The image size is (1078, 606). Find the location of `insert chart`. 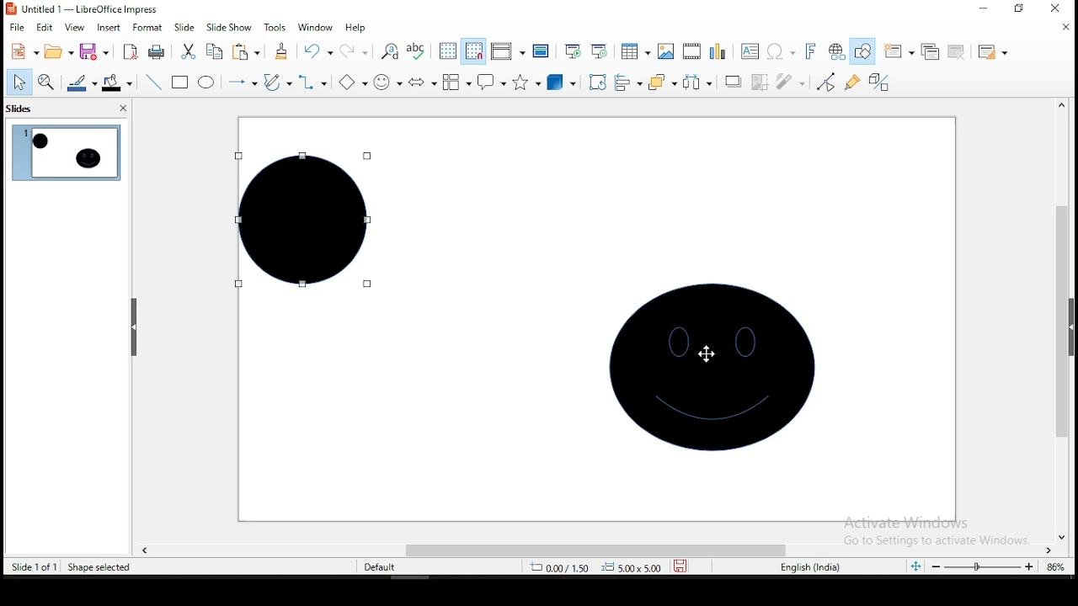

insert chart is located at coordinates (718, 50).